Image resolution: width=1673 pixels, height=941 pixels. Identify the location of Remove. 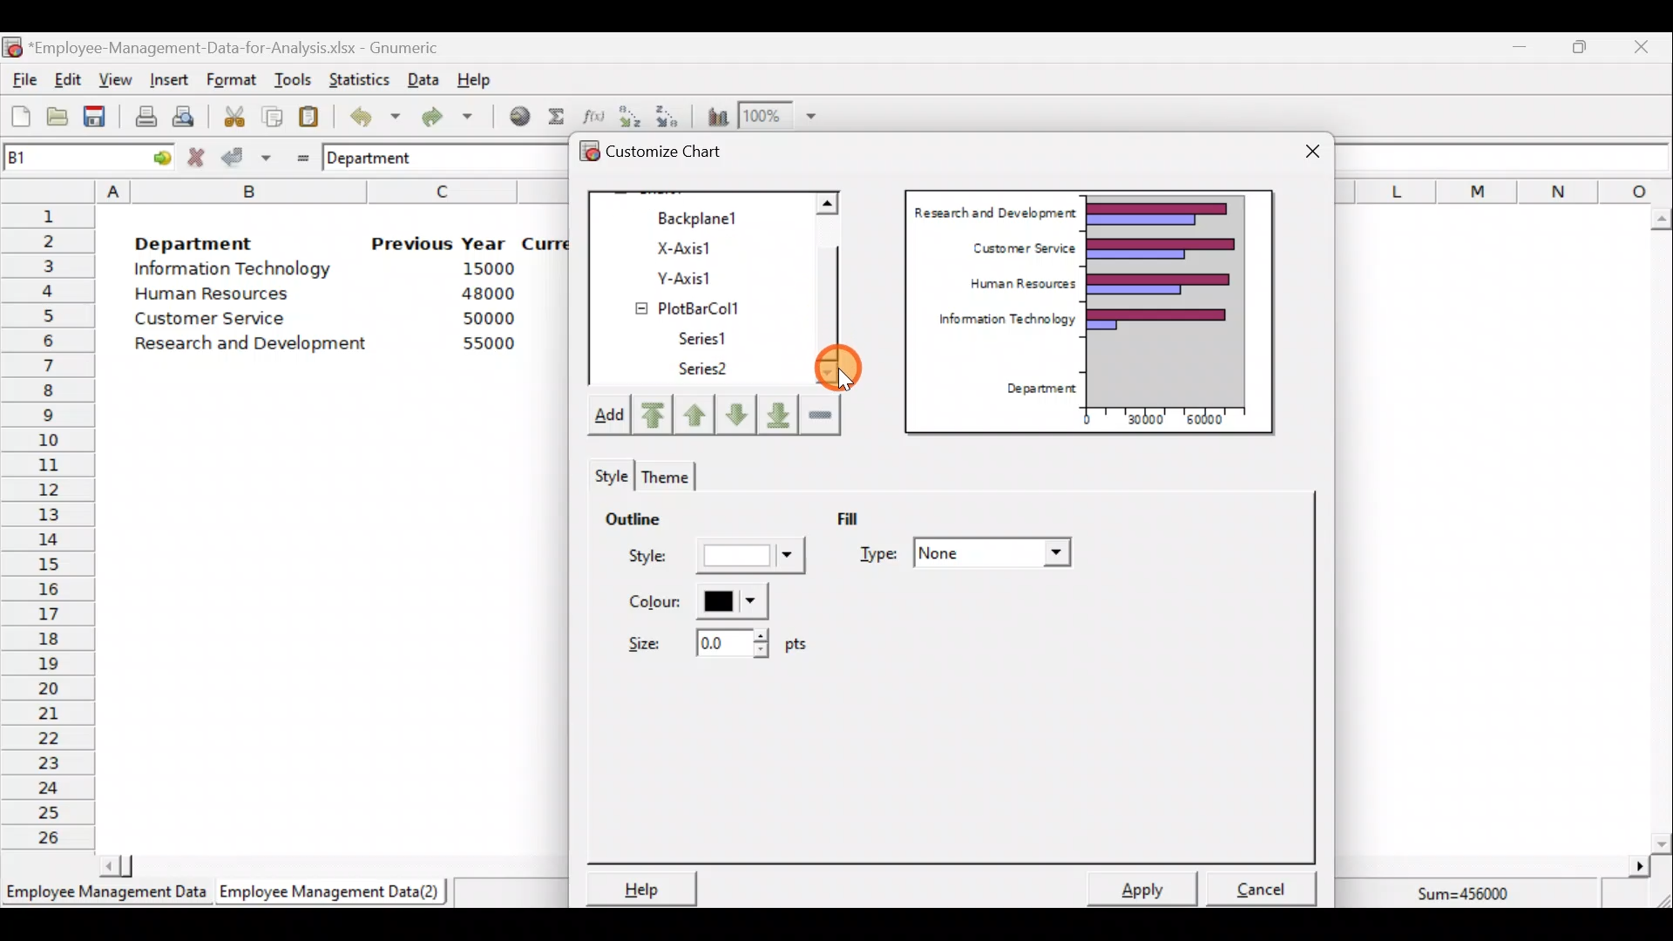
(820, 413).